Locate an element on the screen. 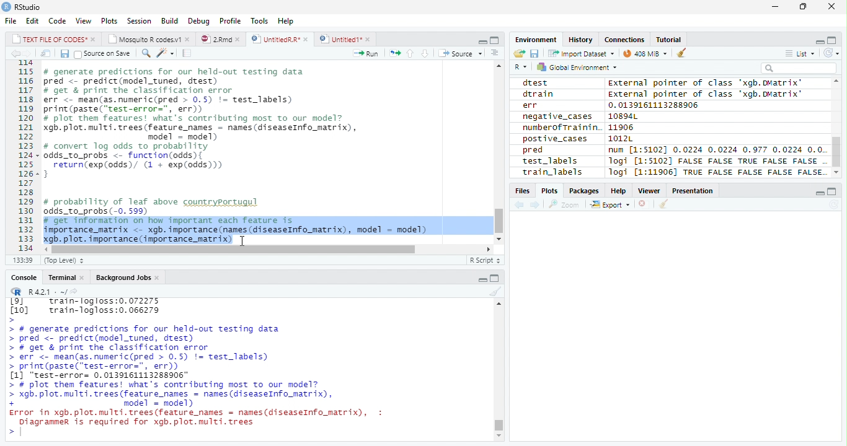  Find/Replace is located at coordinates (144, 53).